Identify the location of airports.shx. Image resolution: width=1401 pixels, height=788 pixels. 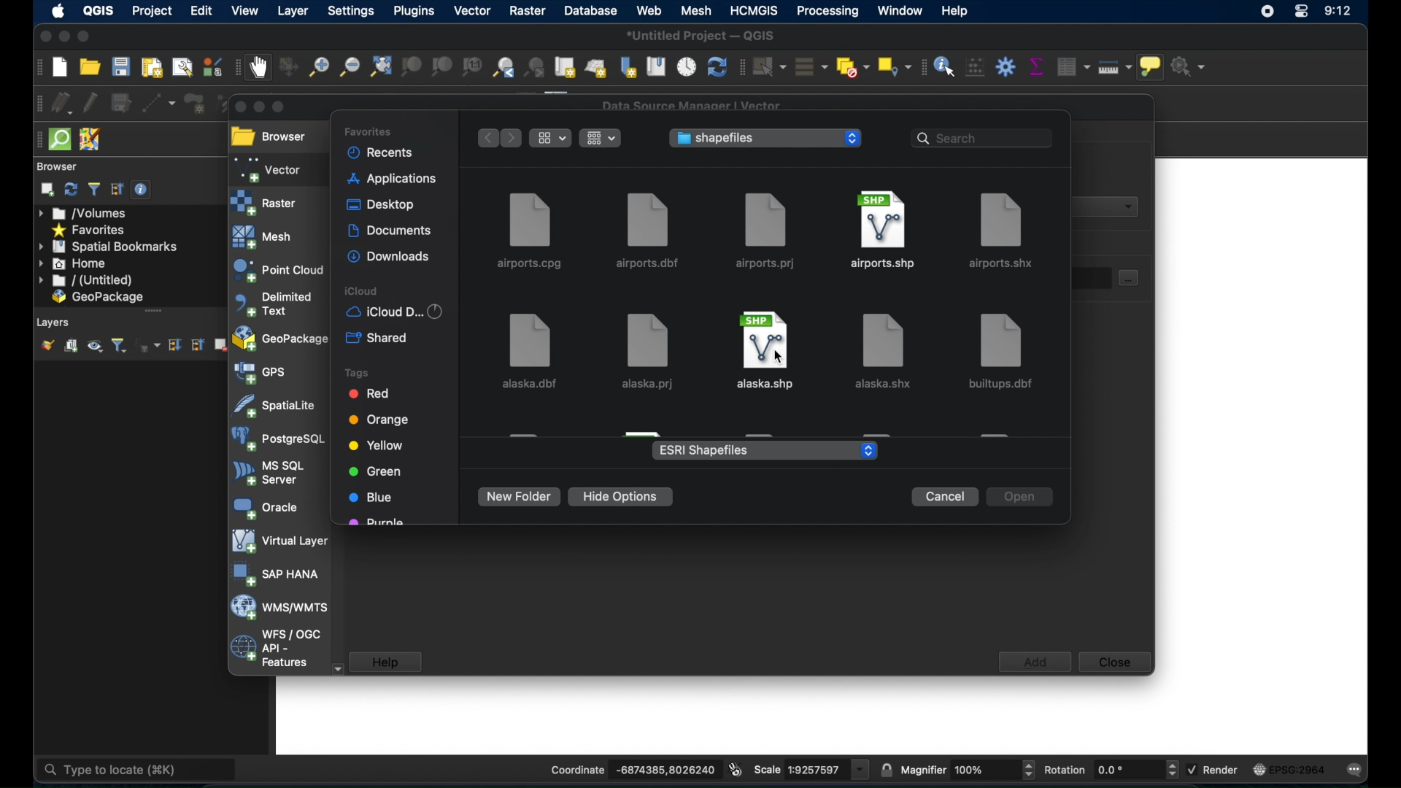
(1000, 231).